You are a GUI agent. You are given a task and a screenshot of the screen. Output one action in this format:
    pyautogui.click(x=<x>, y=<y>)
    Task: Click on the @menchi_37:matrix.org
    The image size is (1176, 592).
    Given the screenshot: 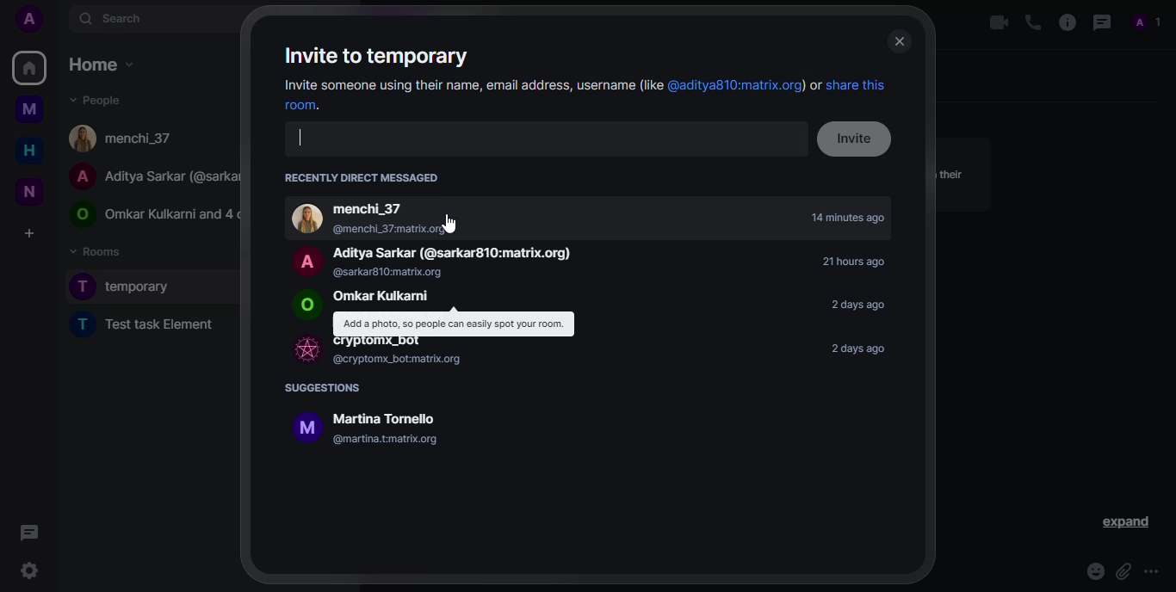 What is the action you would take?
    pyautogui.click(x=451, y=226)
    